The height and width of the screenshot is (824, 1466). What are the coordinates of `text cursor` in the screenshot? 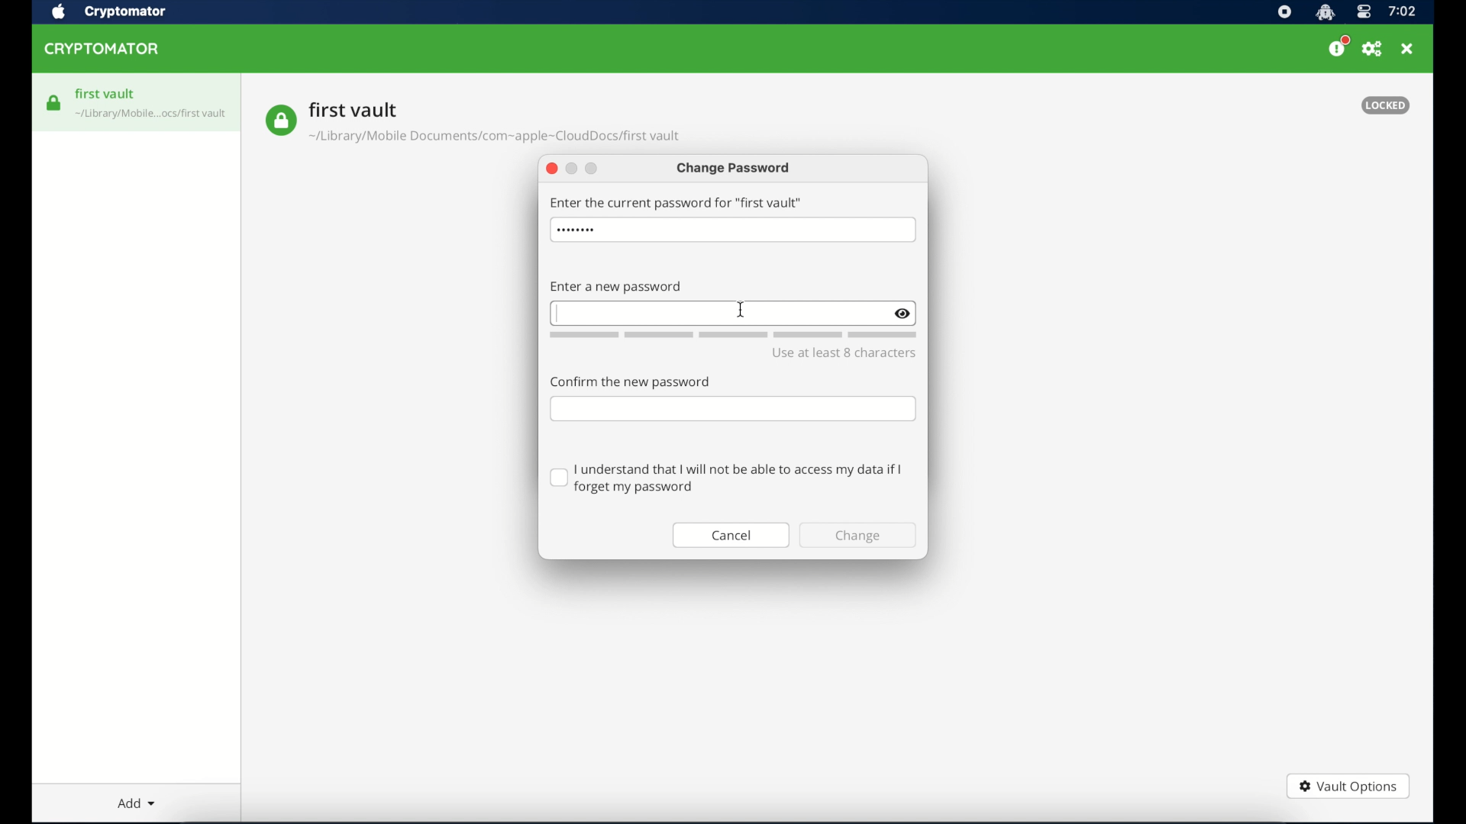 It's located at (557, 312).